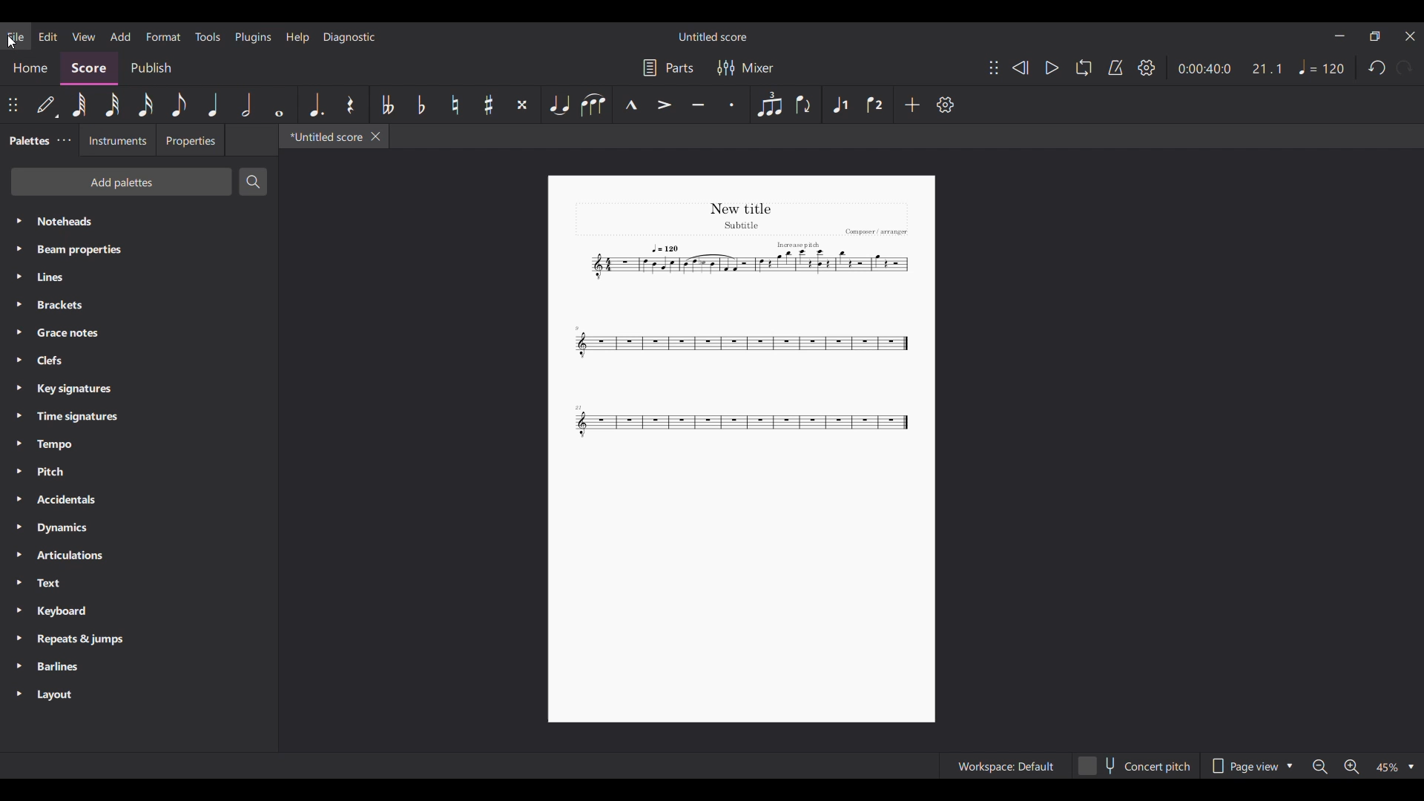  What do you see at coordinates (745, 67) in the screenshot?
I see `Mixer settings` at bounding box center [745, 67].